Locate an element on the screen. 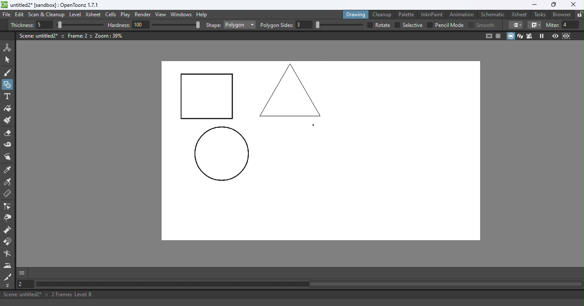  3 is located at coordinates (304, 25).